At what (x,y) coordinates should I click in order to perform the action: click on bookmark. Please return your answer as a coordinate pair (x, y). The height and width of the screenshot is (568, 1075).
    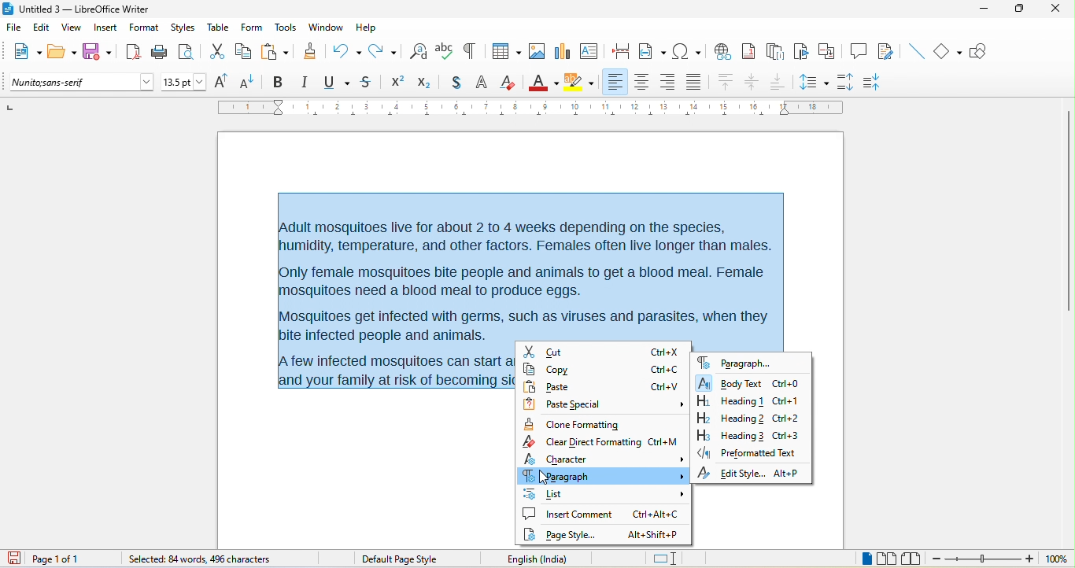
    Looking at the image, I should click on (803, 52).